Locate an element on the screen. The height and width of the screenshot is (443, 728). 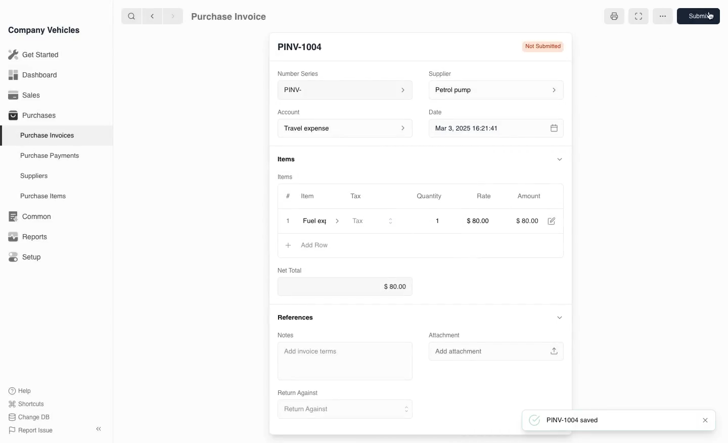
Shortcuts is located at coordinates (27, 405).